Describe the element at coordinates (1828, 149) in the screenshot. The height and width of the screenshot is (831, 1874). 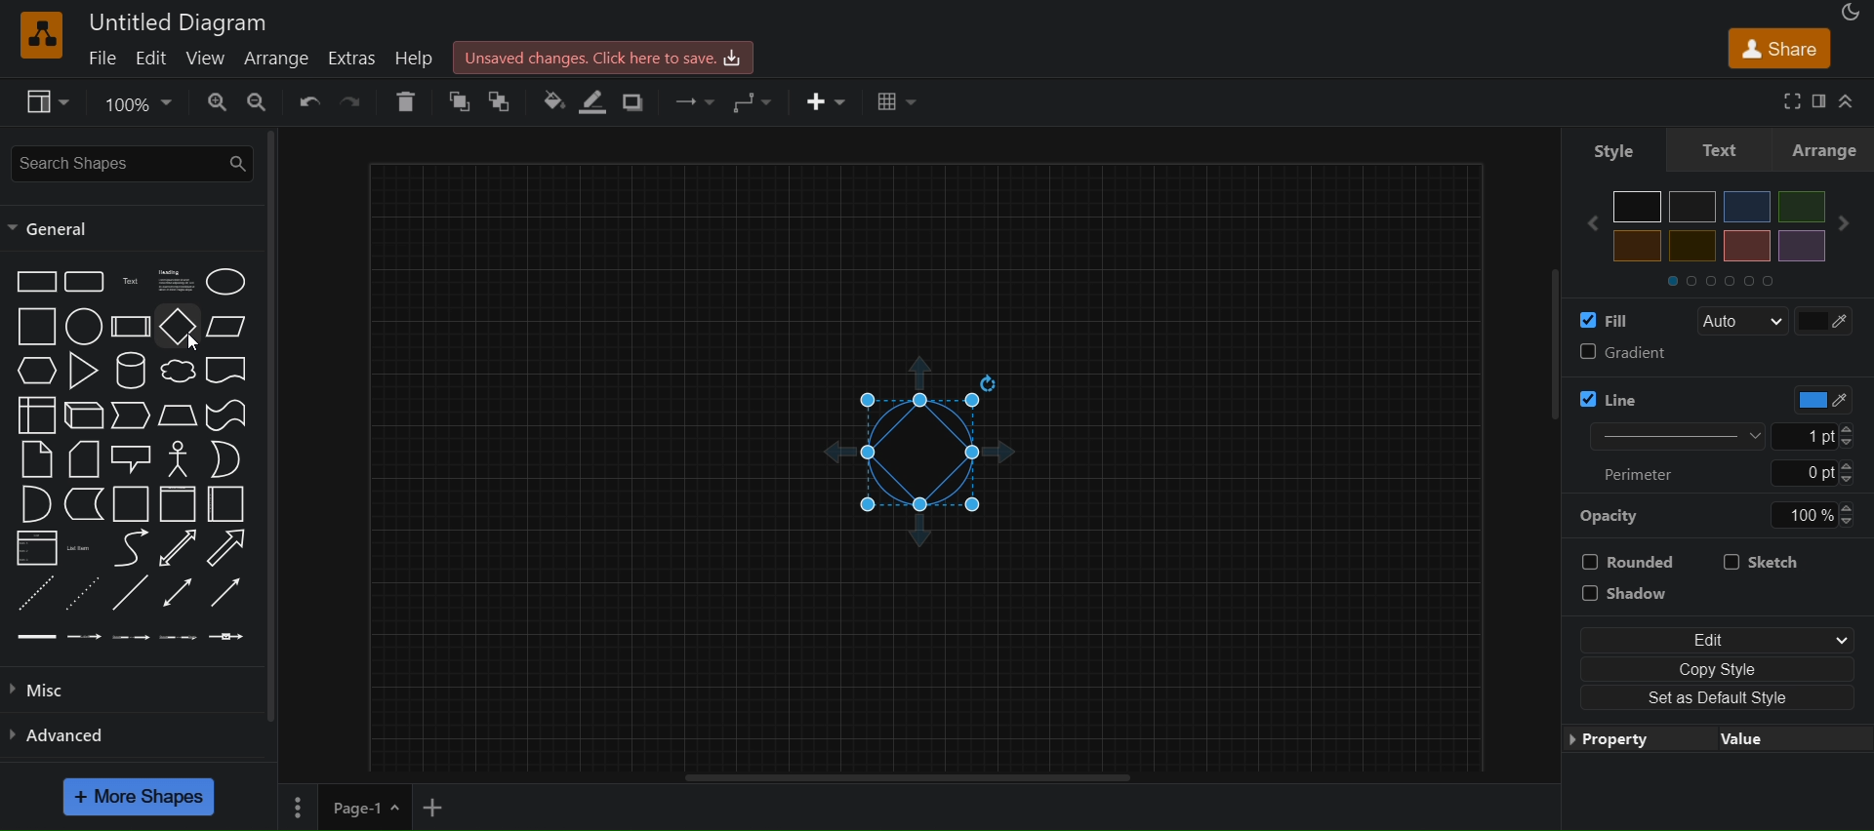
I see `arrange` at that location.